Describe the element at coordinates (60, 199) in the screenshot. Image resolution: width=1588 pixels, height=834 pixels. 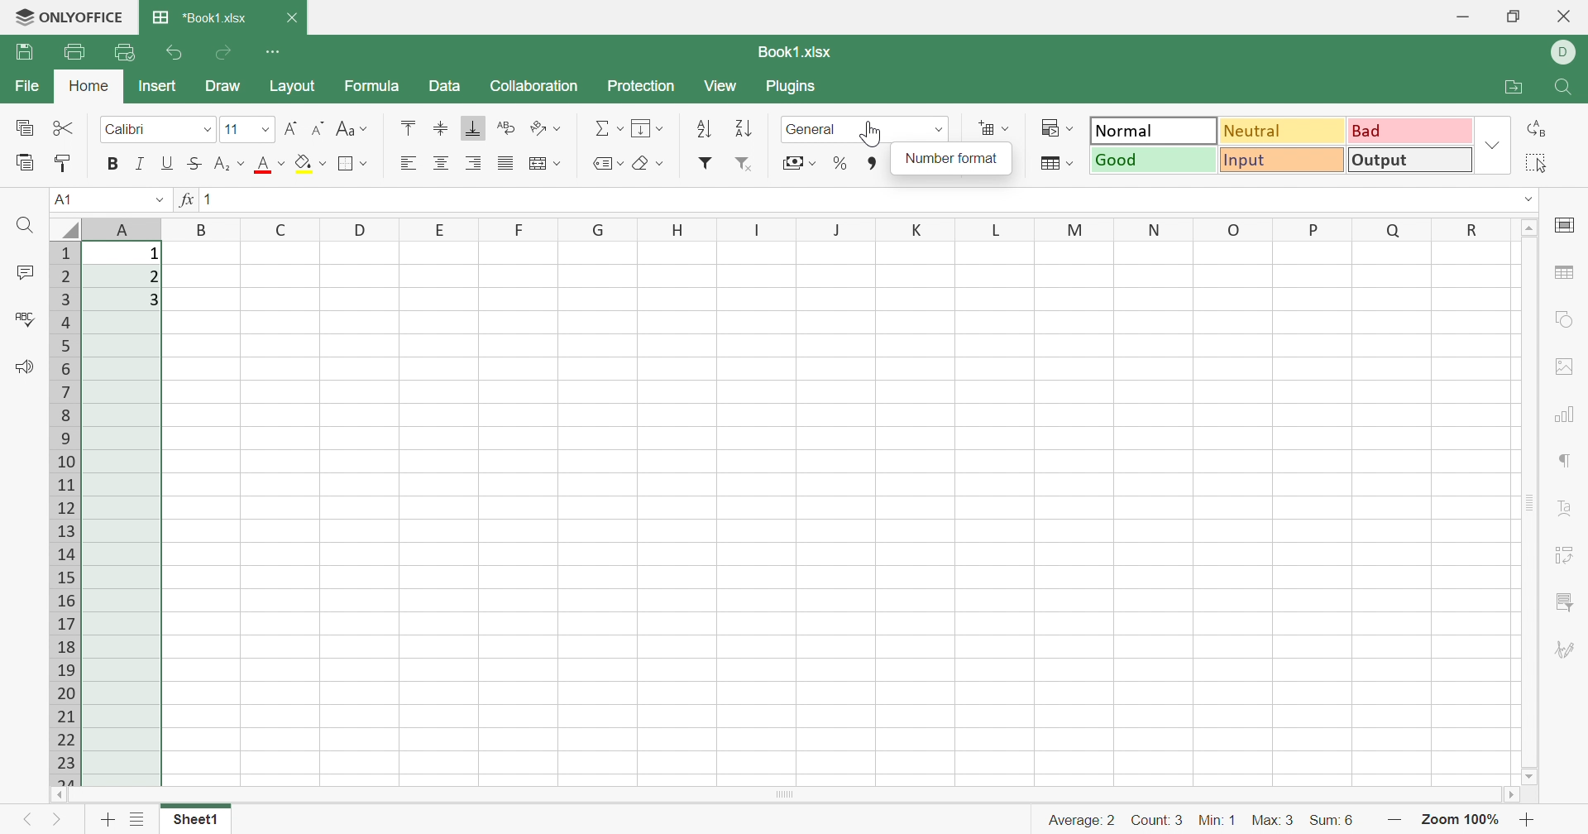
I see `A1` at that location.